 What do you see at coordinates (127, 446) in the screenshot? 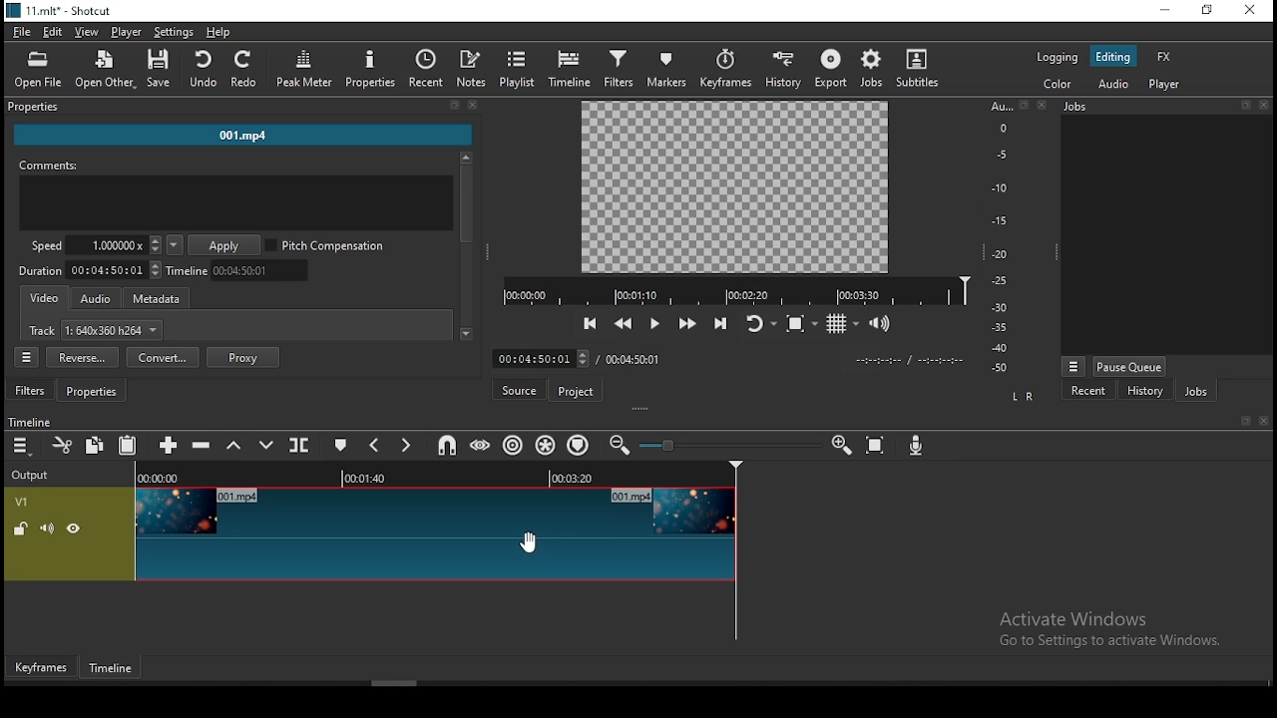
I see `paste` at bounding box center [127, 446].